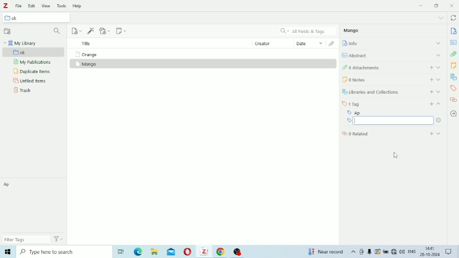  What do you see at coordinates (392, 79) in the screenshot?
I see `Notes` at bounding box center [392, 79].